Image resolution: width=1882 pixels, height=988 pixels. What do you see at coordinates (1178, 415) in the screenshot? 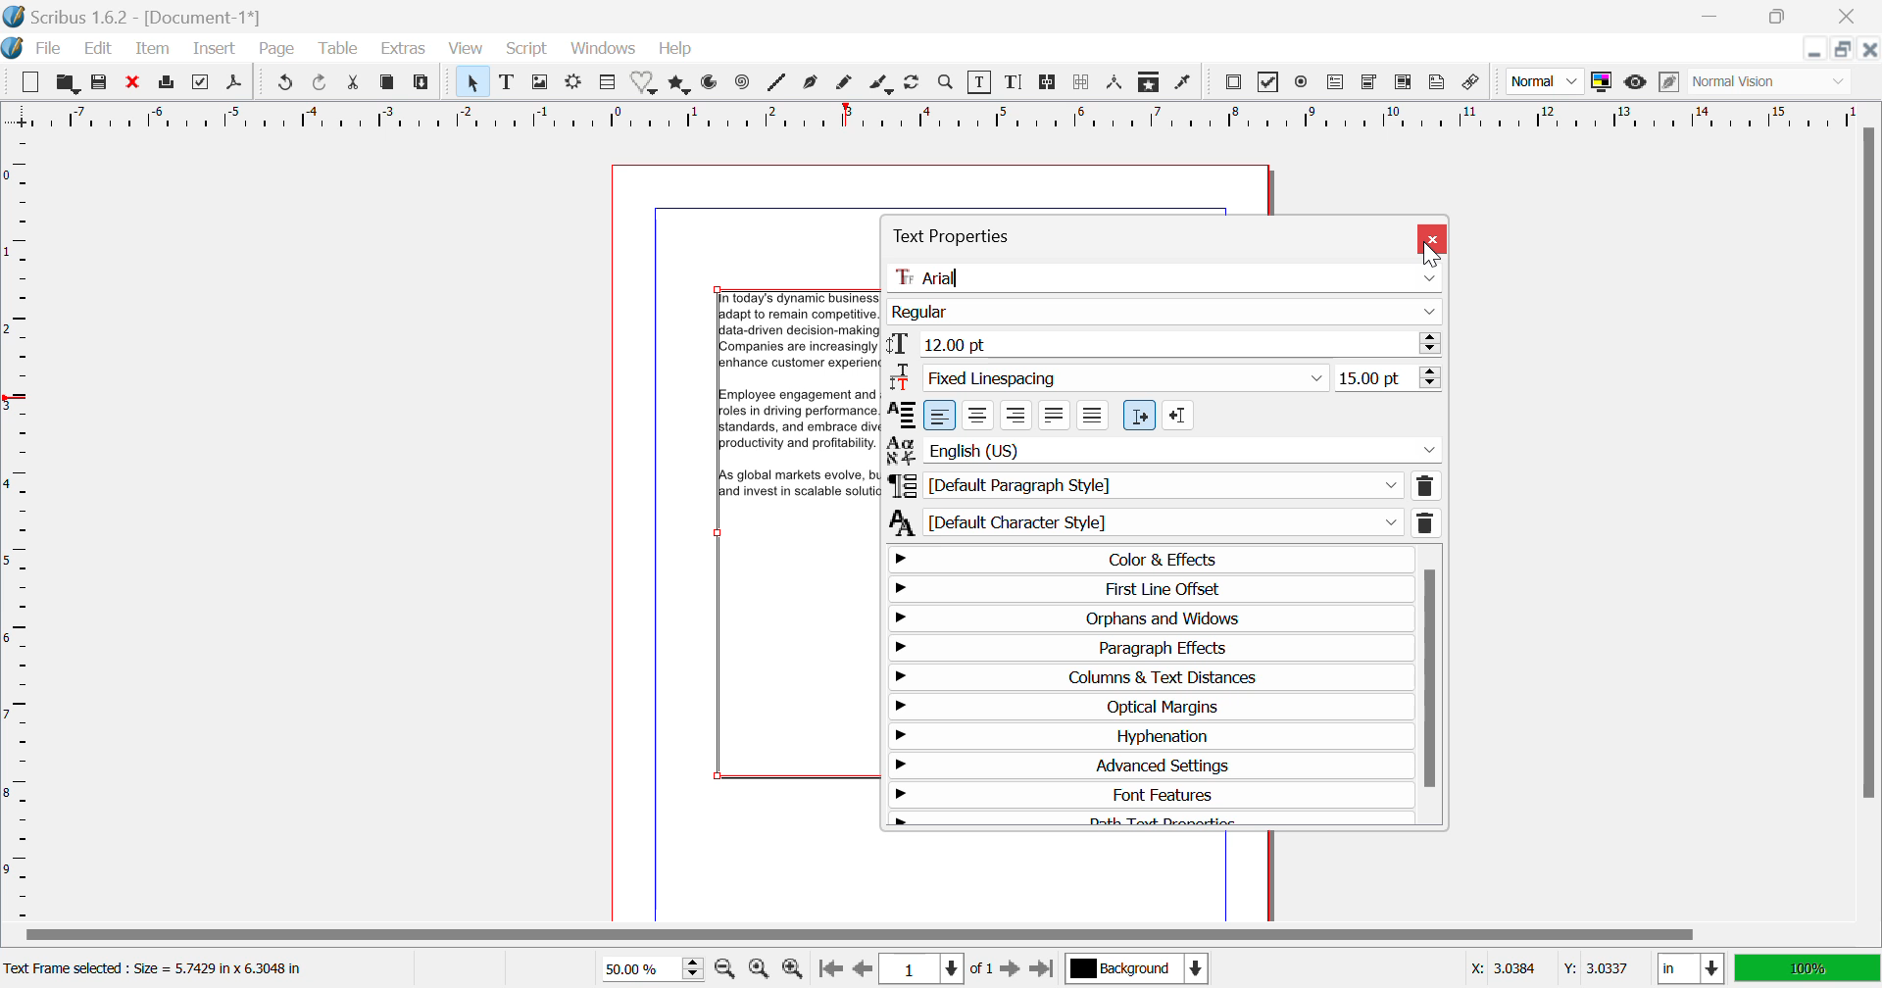
I see `Right to left paragraph` at bounding box center [1178, 415].